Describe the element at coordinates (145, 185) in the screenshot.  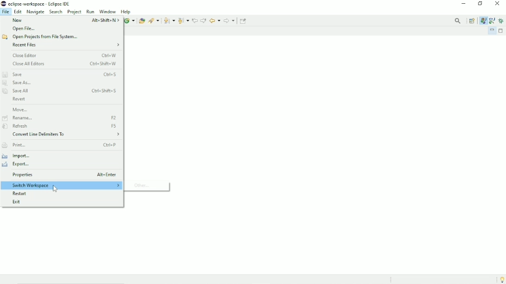
I see `Other` at that location.